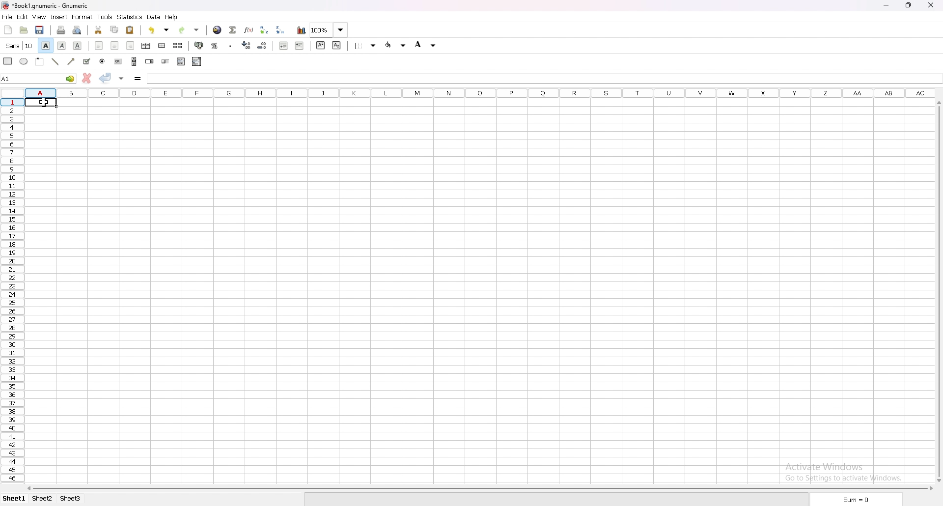  I want to click on tickbox, so click(87, 61).